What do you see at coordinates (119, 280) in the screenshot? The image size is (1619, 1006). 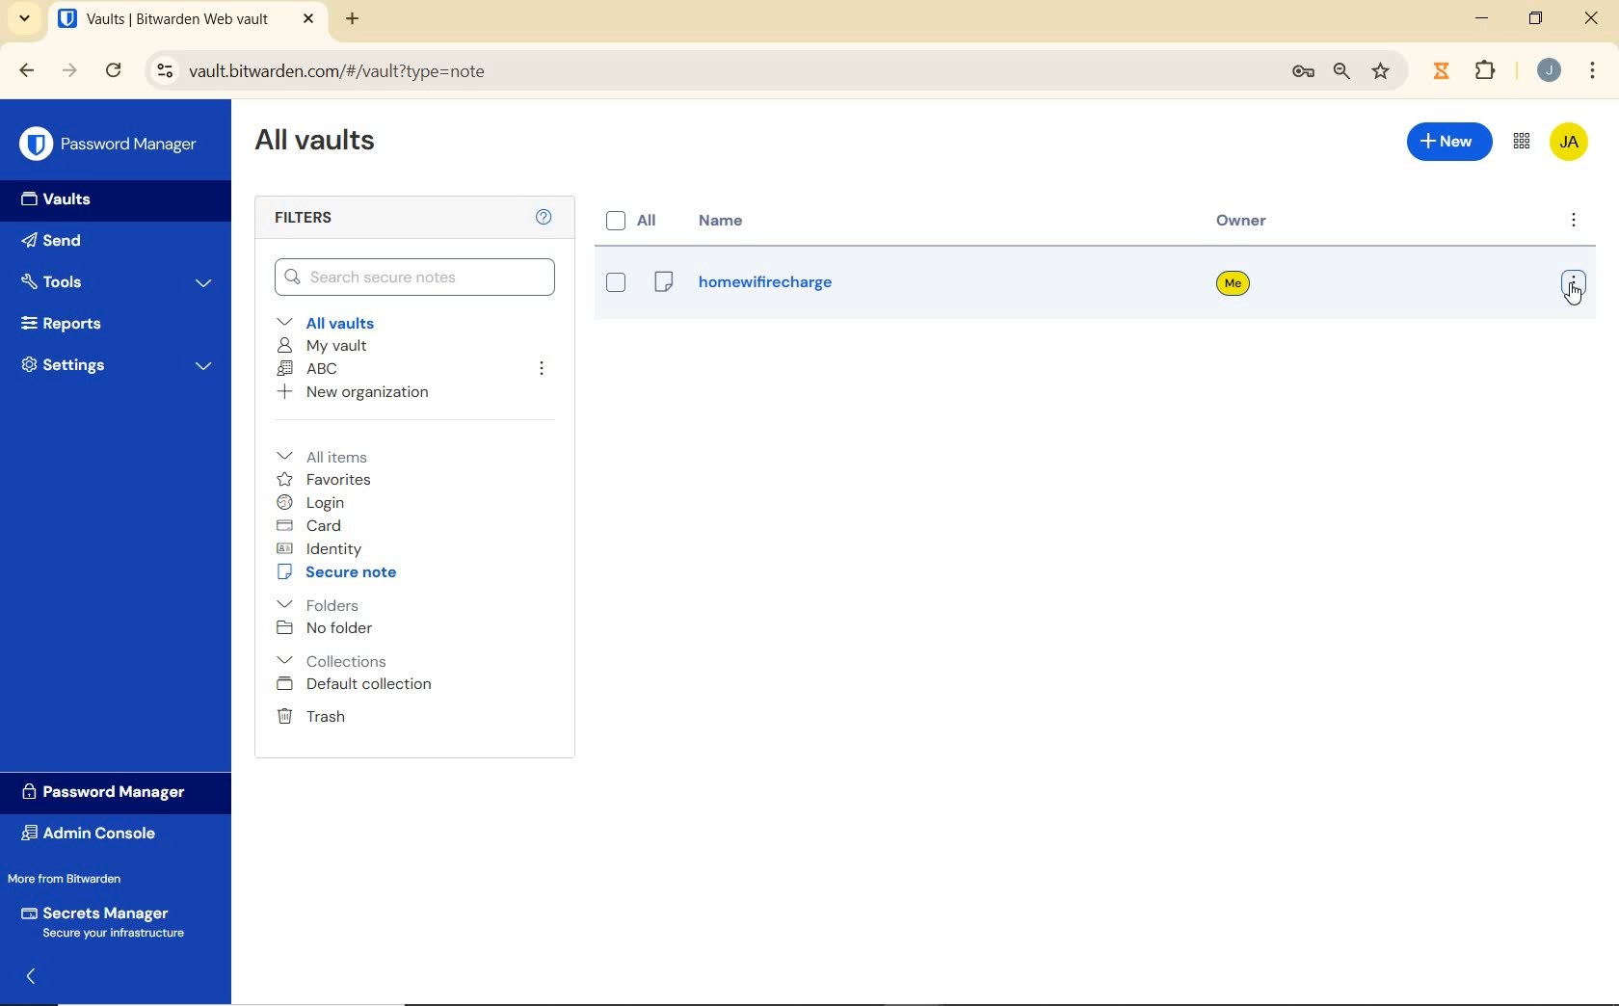 I see `Tools` at bounding box center [119, 280].